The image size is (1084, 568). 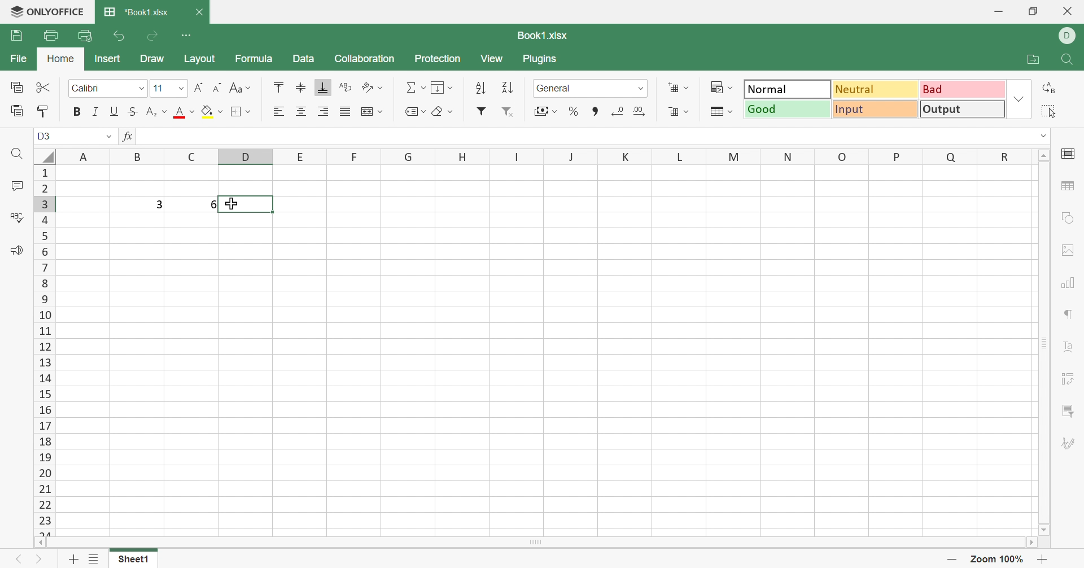 What do you see at coordinates (875, 108) in the screenshot?
I see `Input` at bounding box center [875, 108].